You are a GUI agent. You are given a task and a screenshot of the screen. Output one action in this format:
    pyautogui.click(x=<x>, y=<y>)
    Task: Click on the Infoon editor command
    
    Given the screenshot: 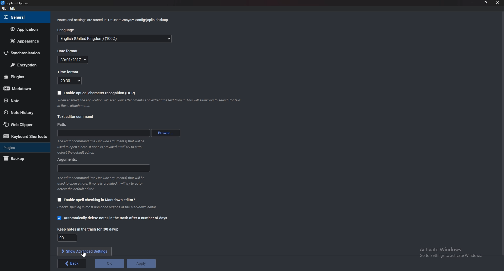 What is the action you would take?
    pyautogui.click(x=101, y=184)
    